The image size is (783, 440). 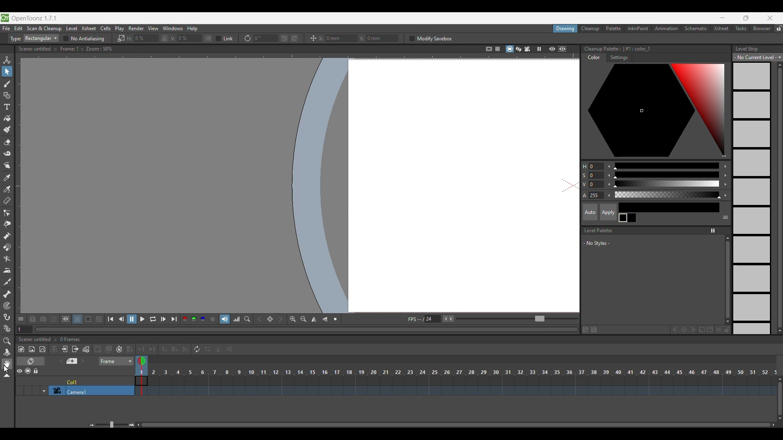 I want to click on Position, so click(x=313, y=38).